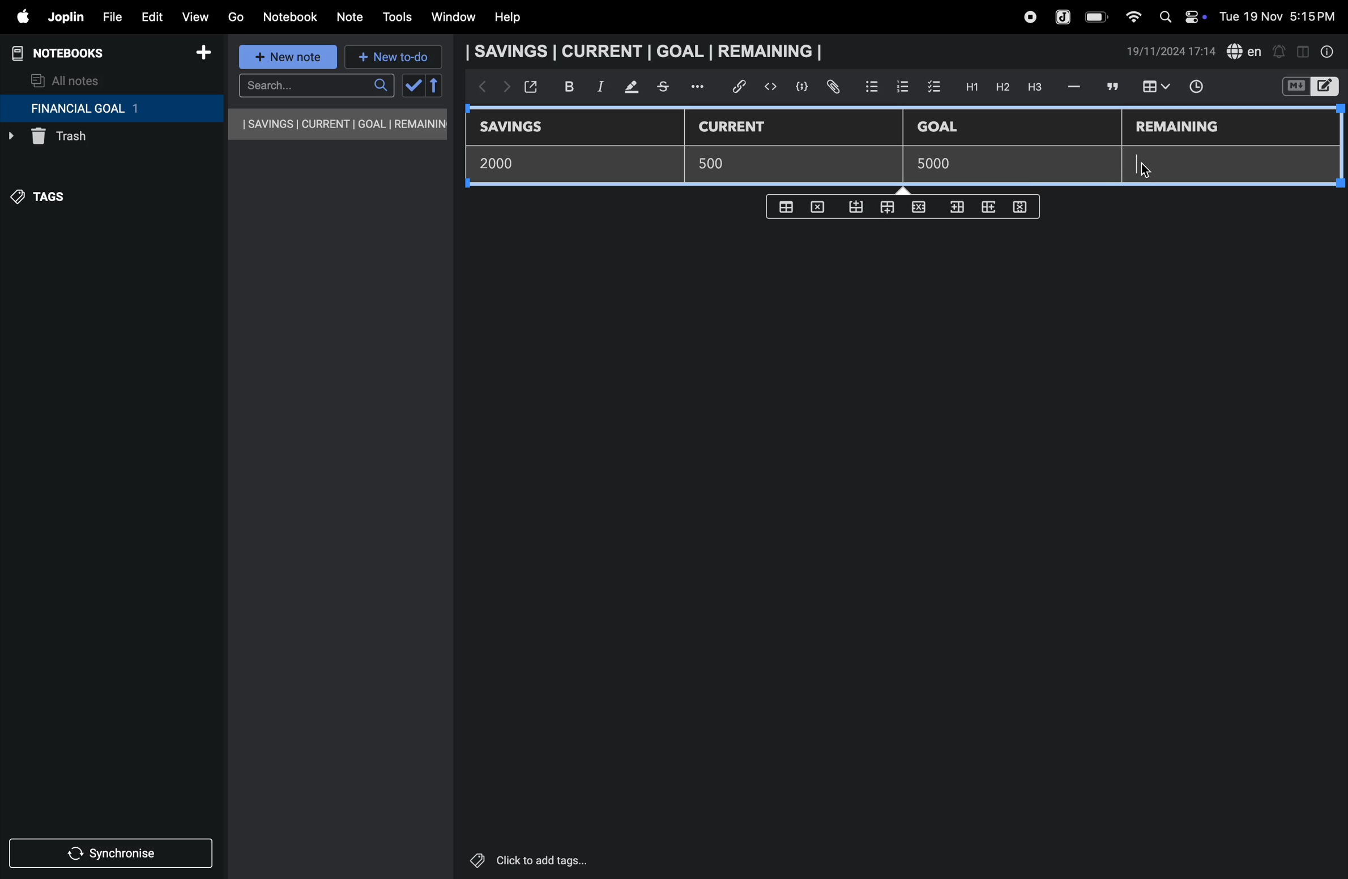 This screenshot has width=1348, height=879. What do you see at coordinates (111, 109) in the screenshot?
I see `financial goal` at bounding box center [111, 109].